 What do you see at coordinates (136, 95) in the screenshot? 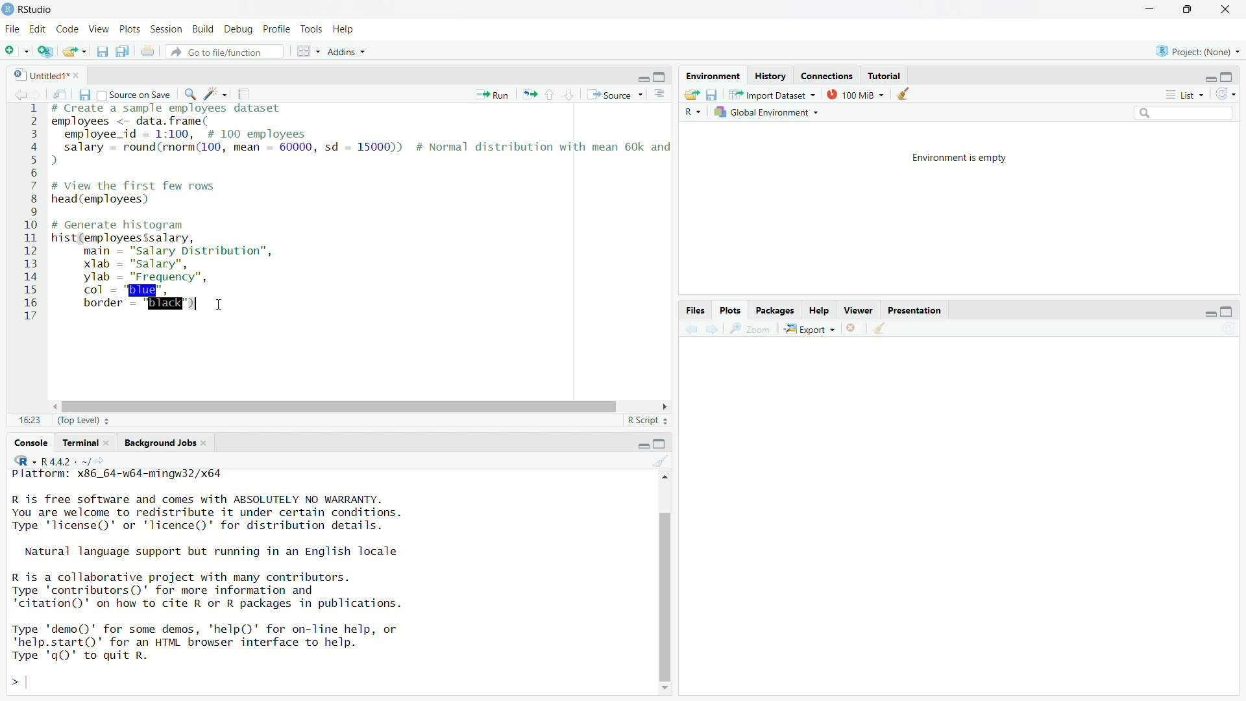
I see `Source on save` at bounding box center [136, 95].